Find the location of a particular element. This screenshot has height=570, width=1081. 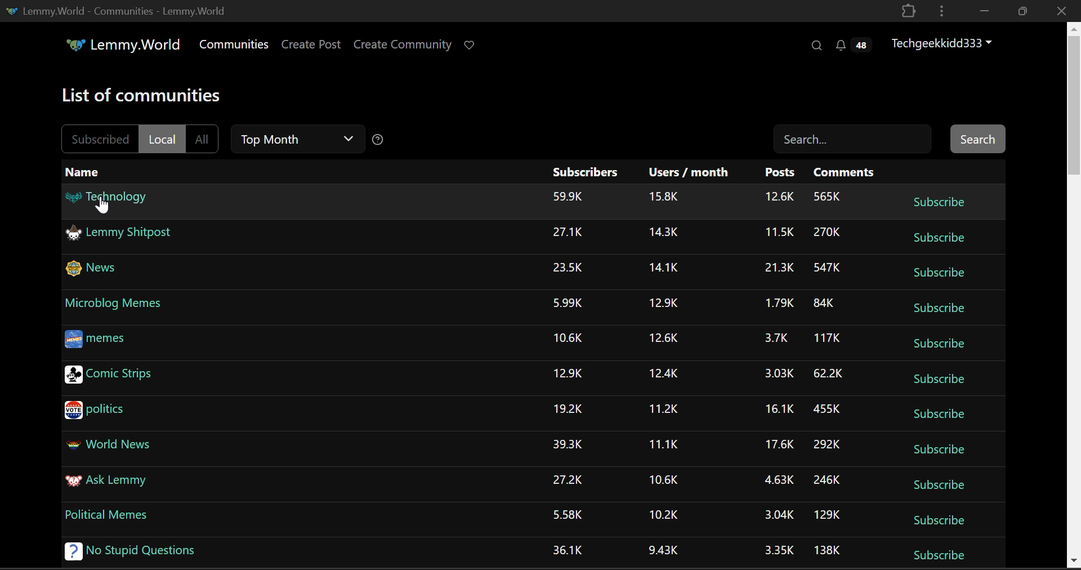

Amount is located at coordinates (665, 232).